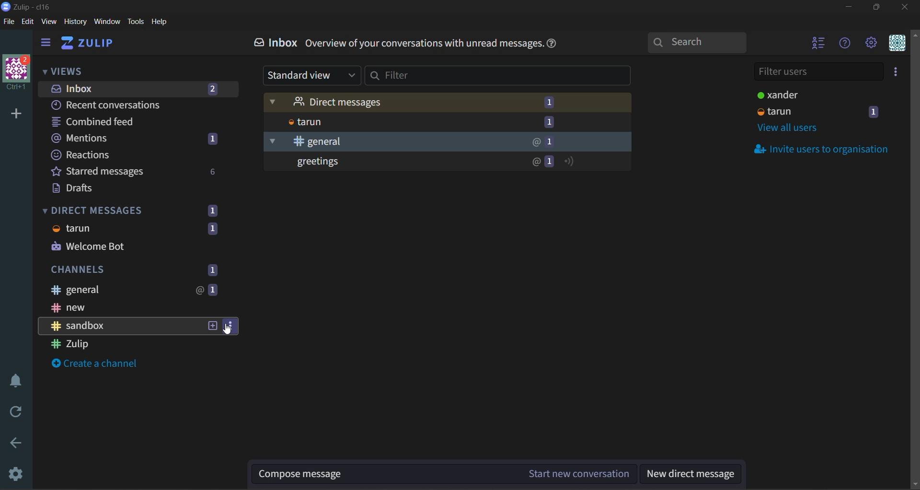  Describe the element at coordinates (448, 163) in the screenshot. I see `unread messages` at that location.